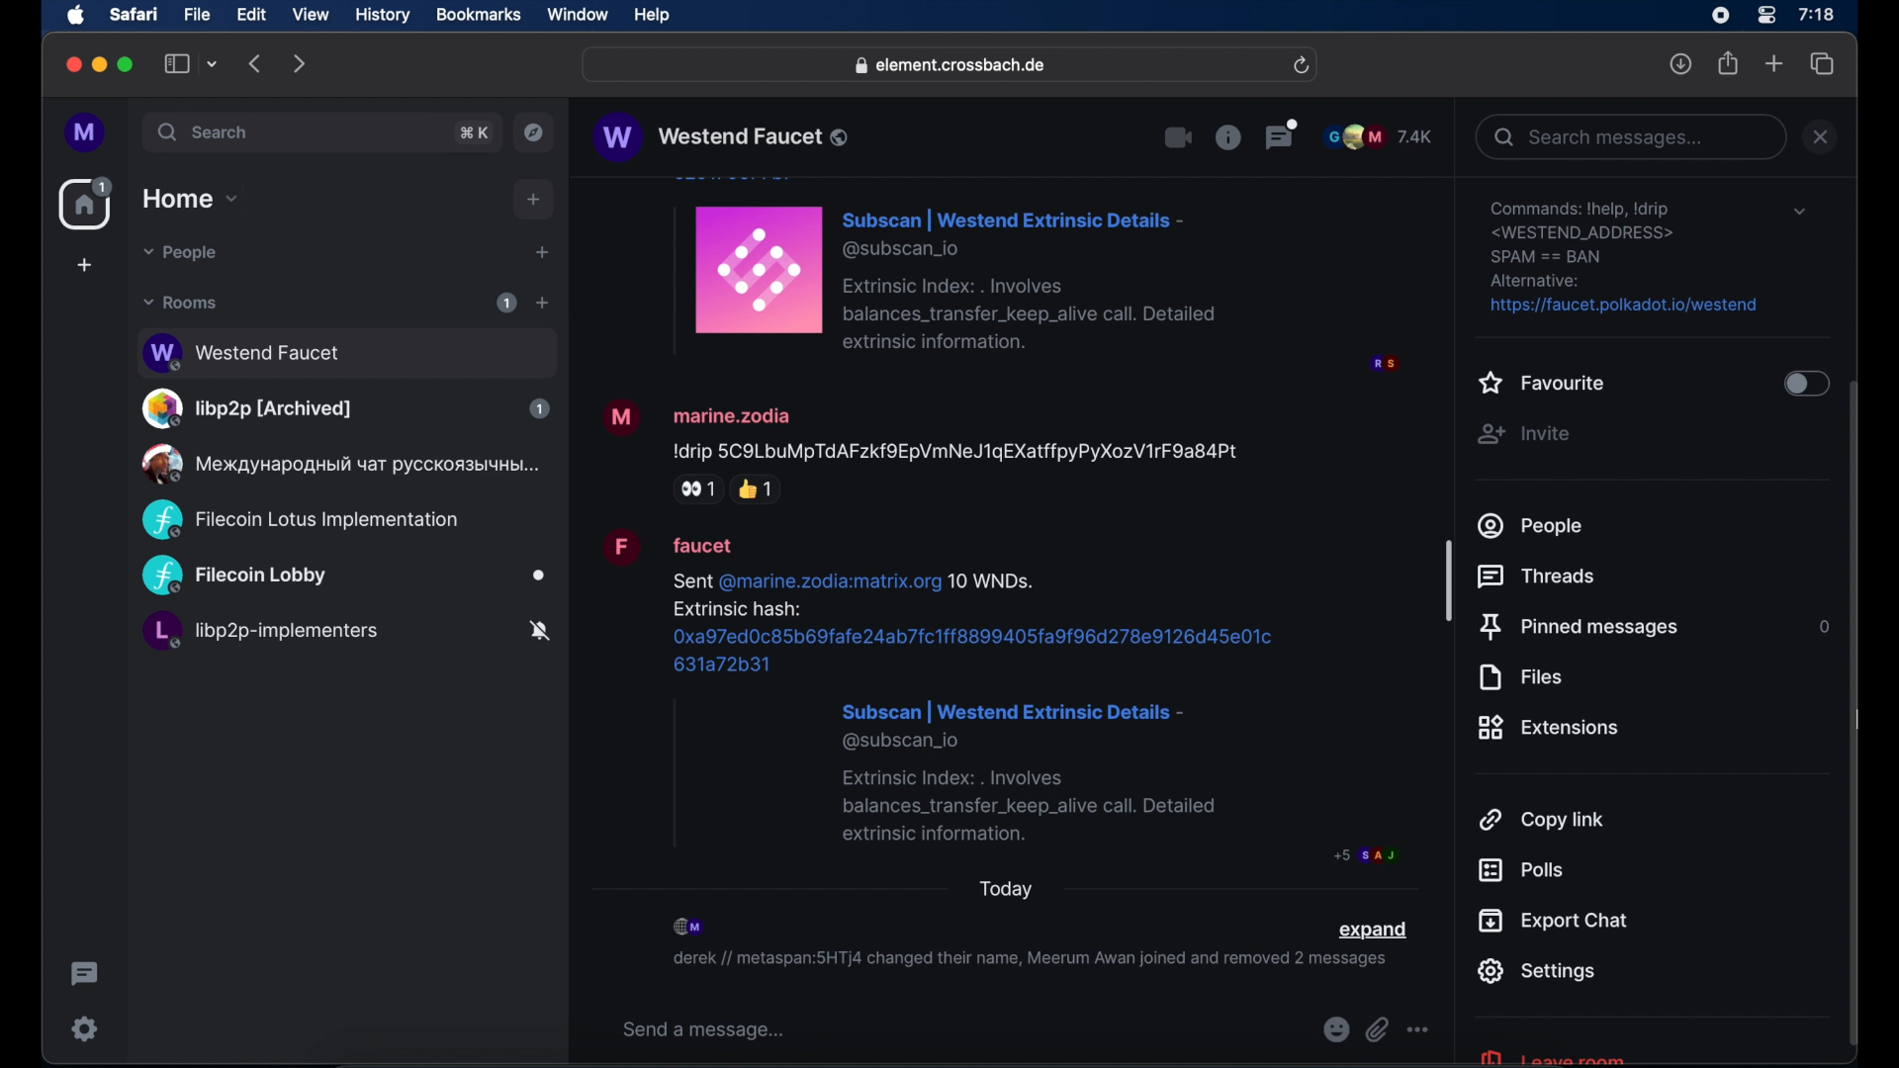 This screenshot has width=1899, height=1068. What do you see at coordinates (1543, 818) in the screenshot?
I see `copy link` at bounding box center [1543, 818].